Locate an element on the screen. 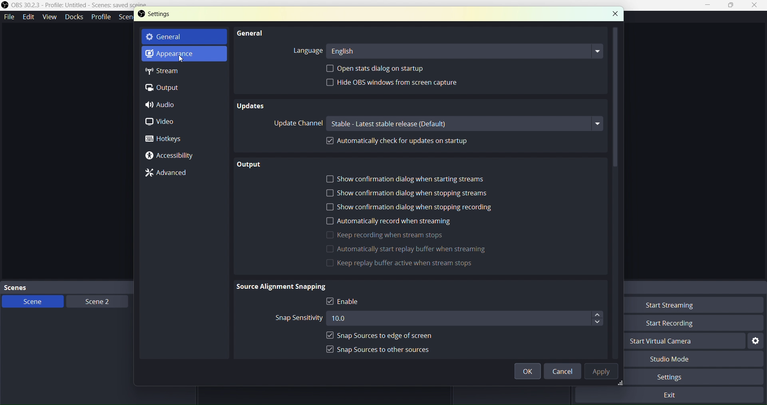 Image resolution: width=767 pixels, height=405 pixels. Video is located at coordinates (167, 123).